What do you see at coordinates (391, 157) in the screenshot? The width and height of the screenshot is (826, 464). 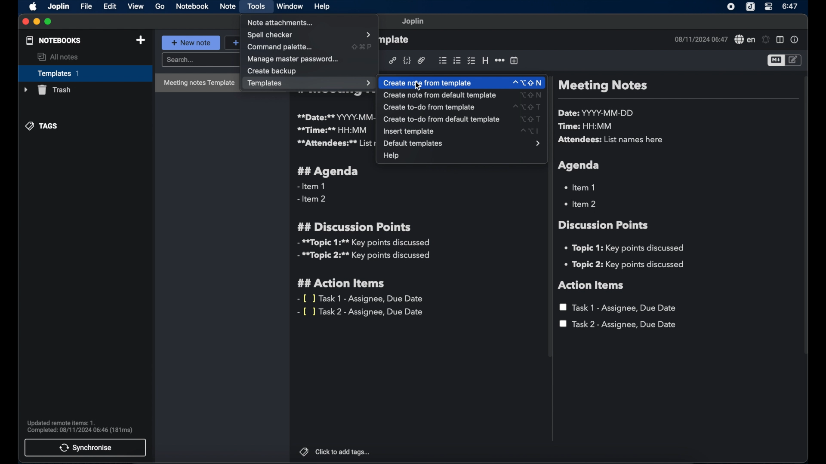 I see `help` at bounding box center [391, 157].